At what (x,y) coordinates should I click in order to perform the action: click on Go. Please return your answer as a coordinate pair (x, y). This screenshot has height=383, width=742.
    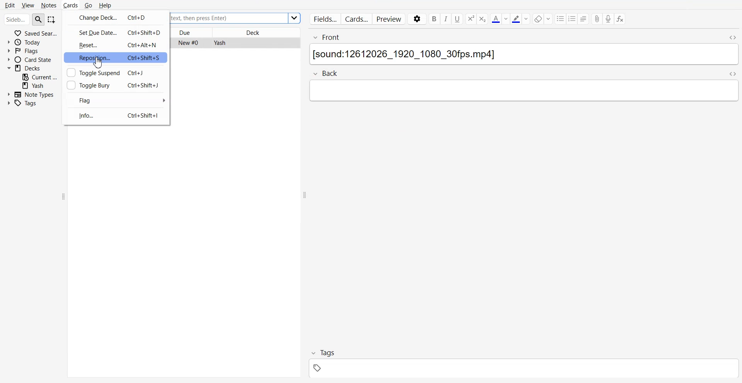
    Looking at the image, I should click on (88, 5).